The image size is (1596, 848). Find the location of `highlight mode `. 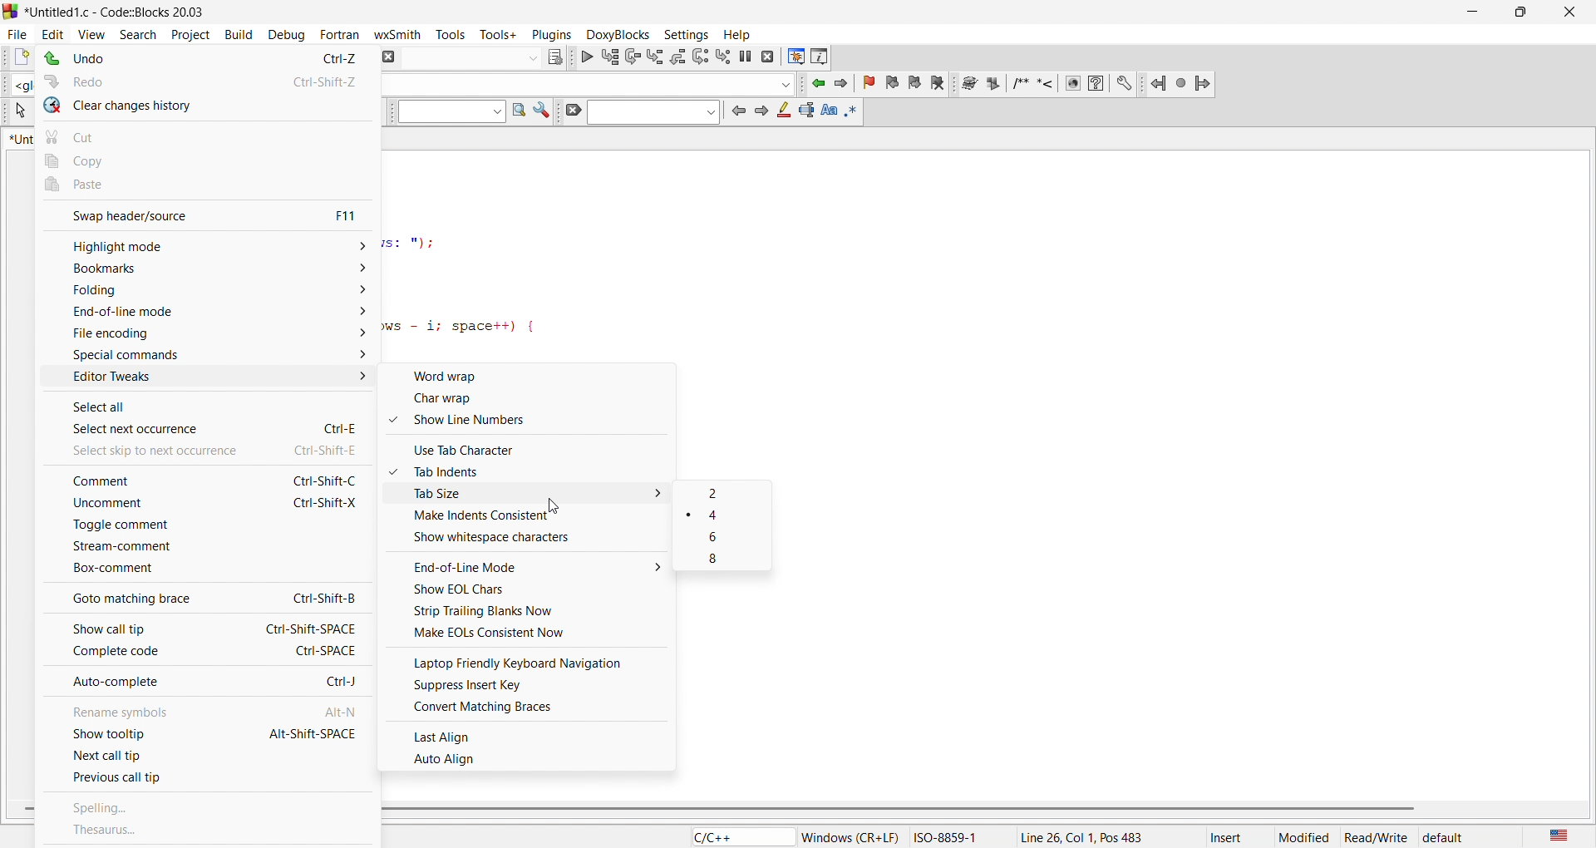

highlight mode  is located at coordinates (204, 244).